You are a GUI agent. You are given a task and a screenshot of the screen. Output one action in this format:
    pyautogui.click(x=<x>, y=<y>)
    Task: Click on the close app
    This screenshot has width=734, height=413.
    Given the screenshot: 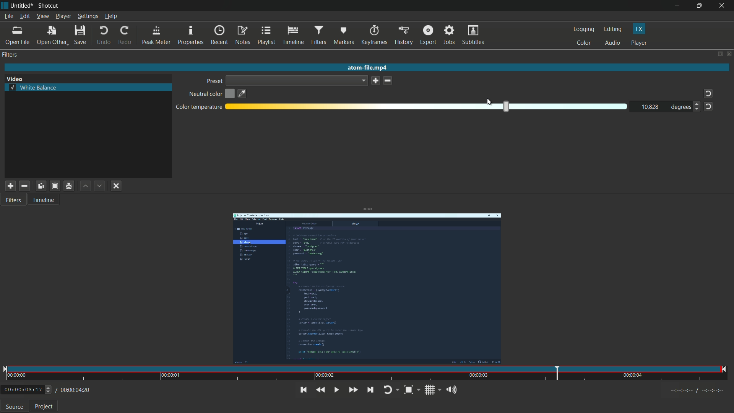 What is the action you would take?
    pyautogui.click(x=723, y=6)
    